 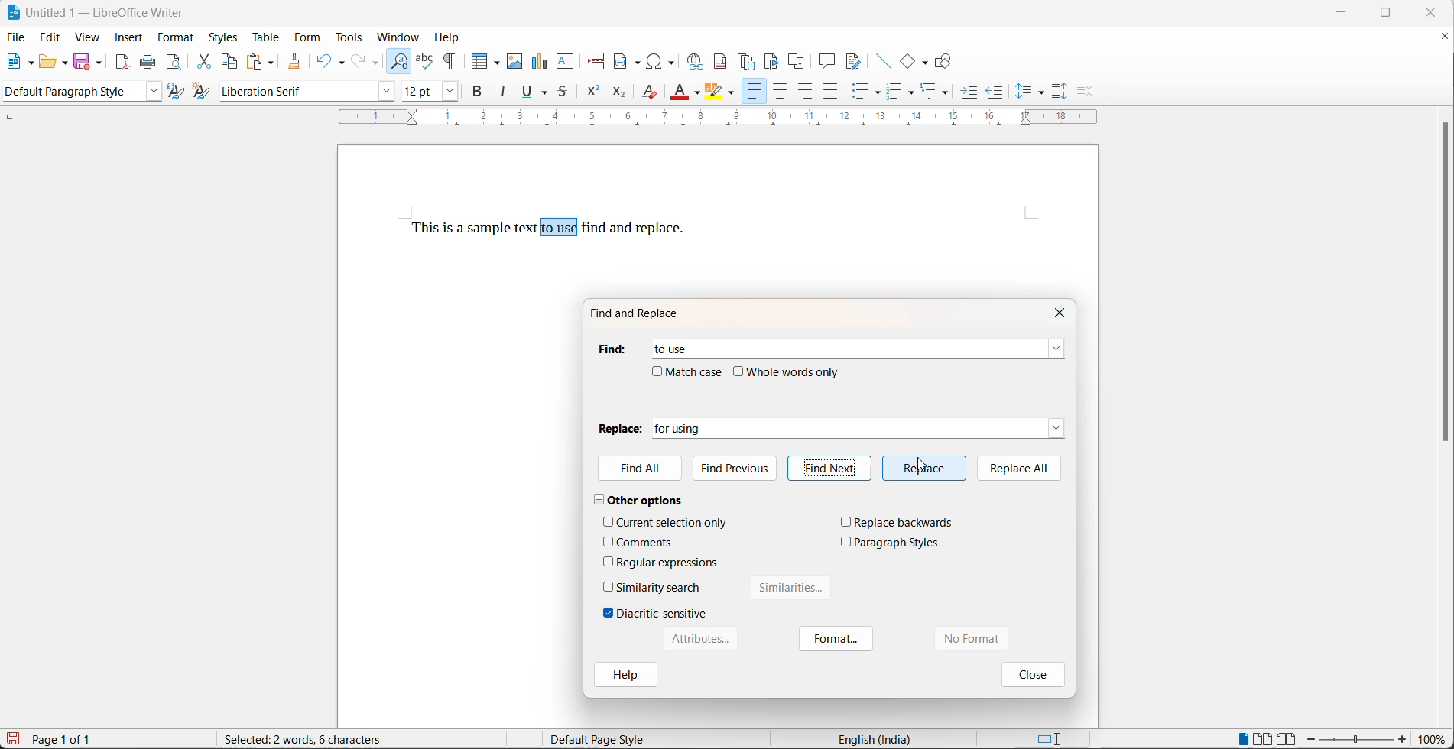 I want to click on This is a sample text to use find and replace., so click(x=548, y=230).